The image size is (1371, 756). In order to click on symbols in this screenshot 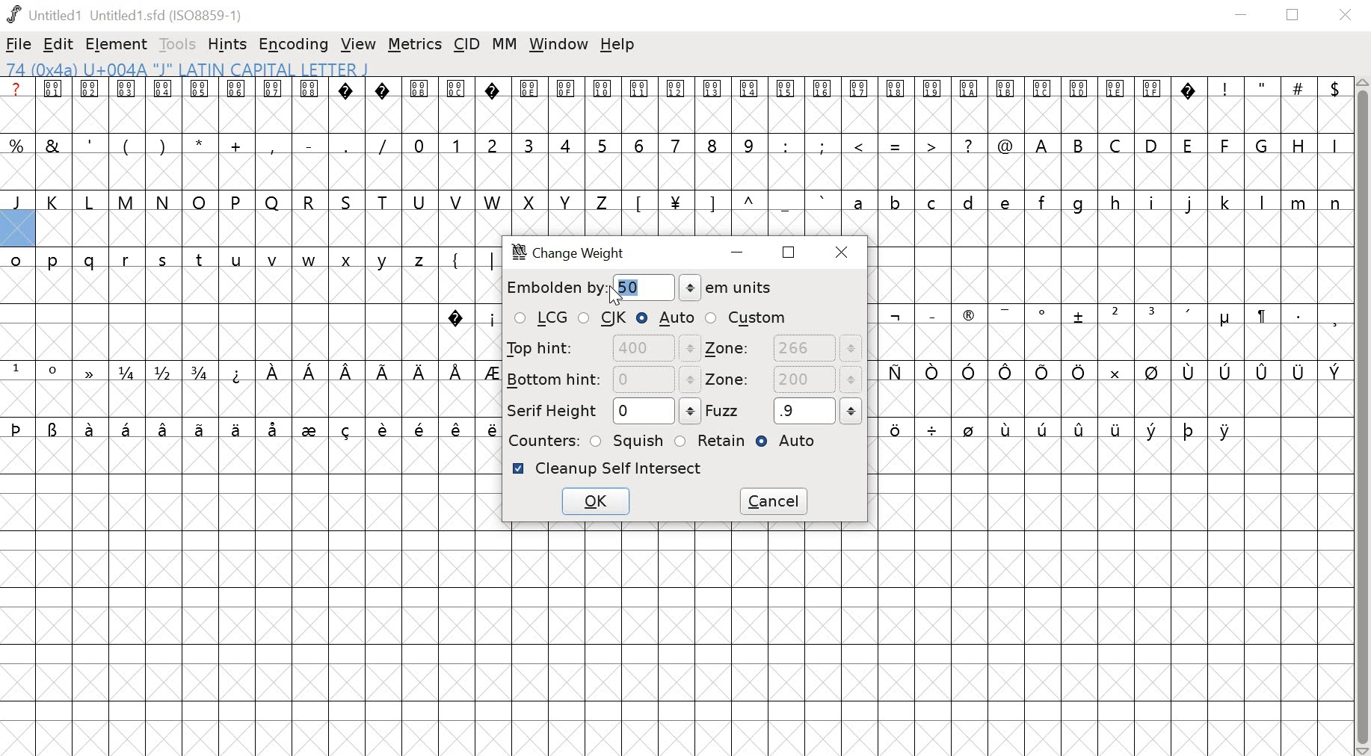, I will do `click(469, 317)`.